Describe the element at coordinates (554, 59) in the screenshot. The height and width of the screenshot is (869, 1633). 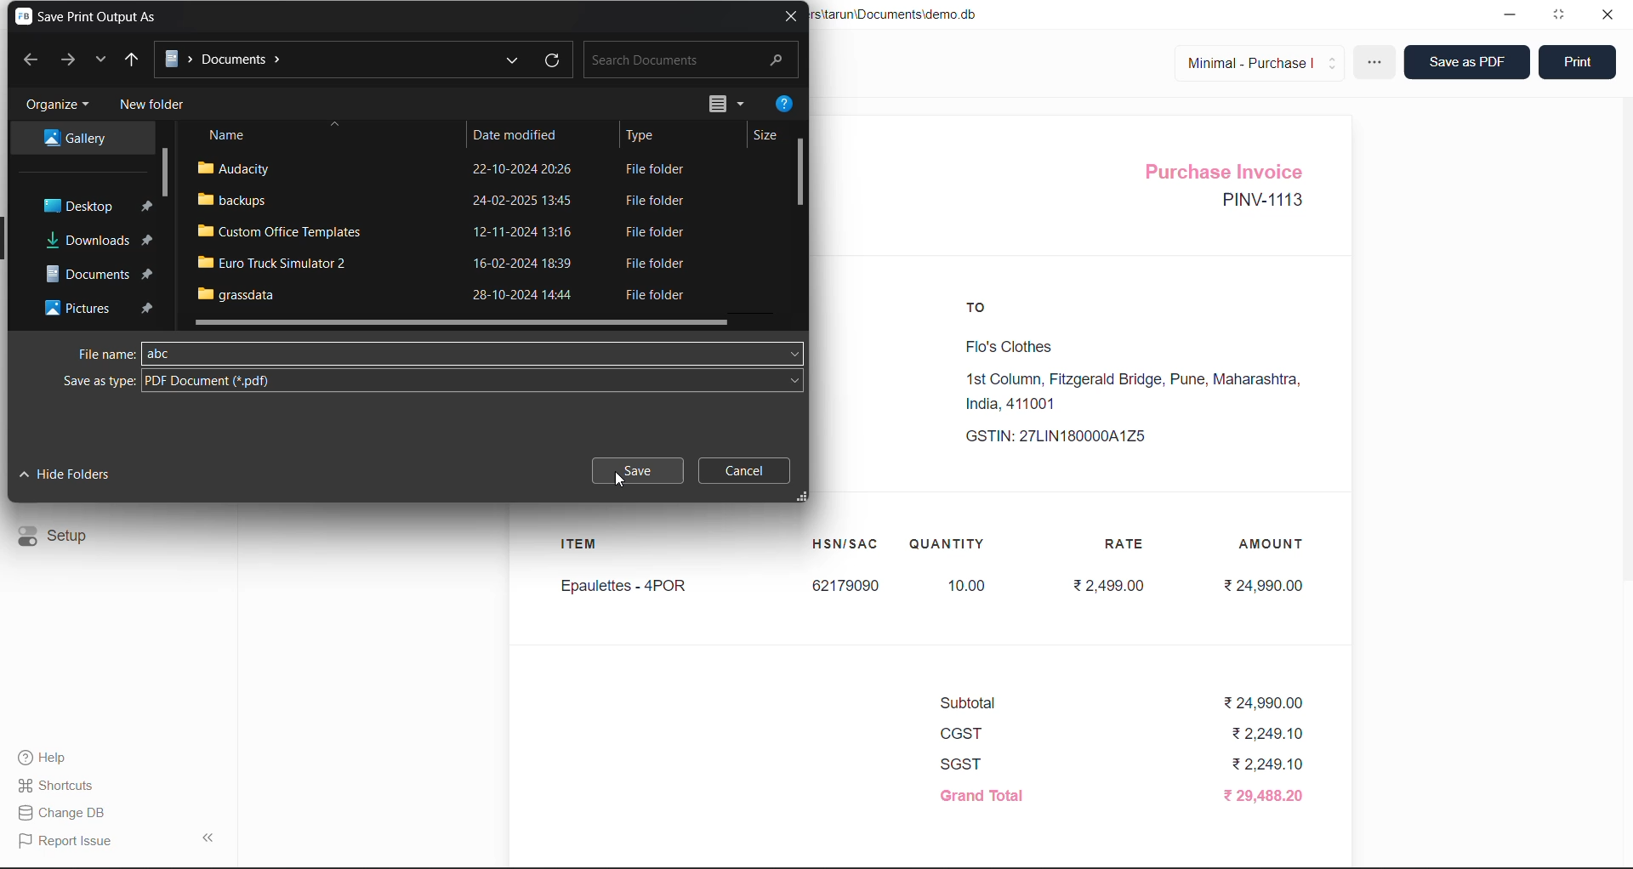
I see `refresh documents` at that location.